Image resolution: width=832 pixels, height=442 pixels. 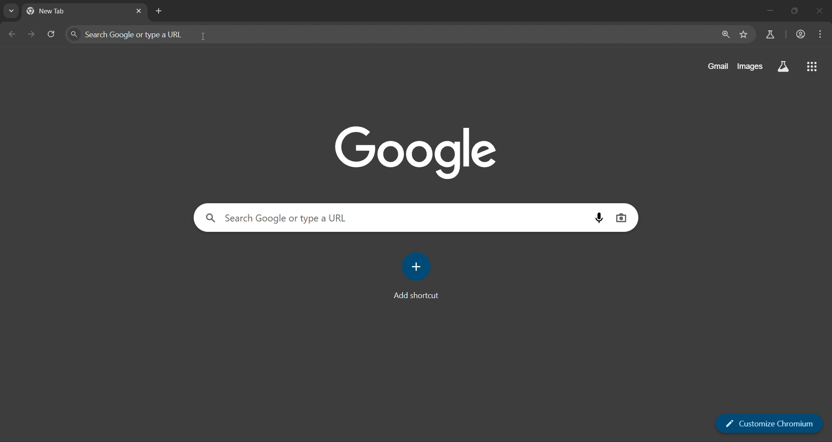 What do you see at coordinates (745, 35) in the screenshot?
I see `bookmark page` at bounding box center [745, 35].